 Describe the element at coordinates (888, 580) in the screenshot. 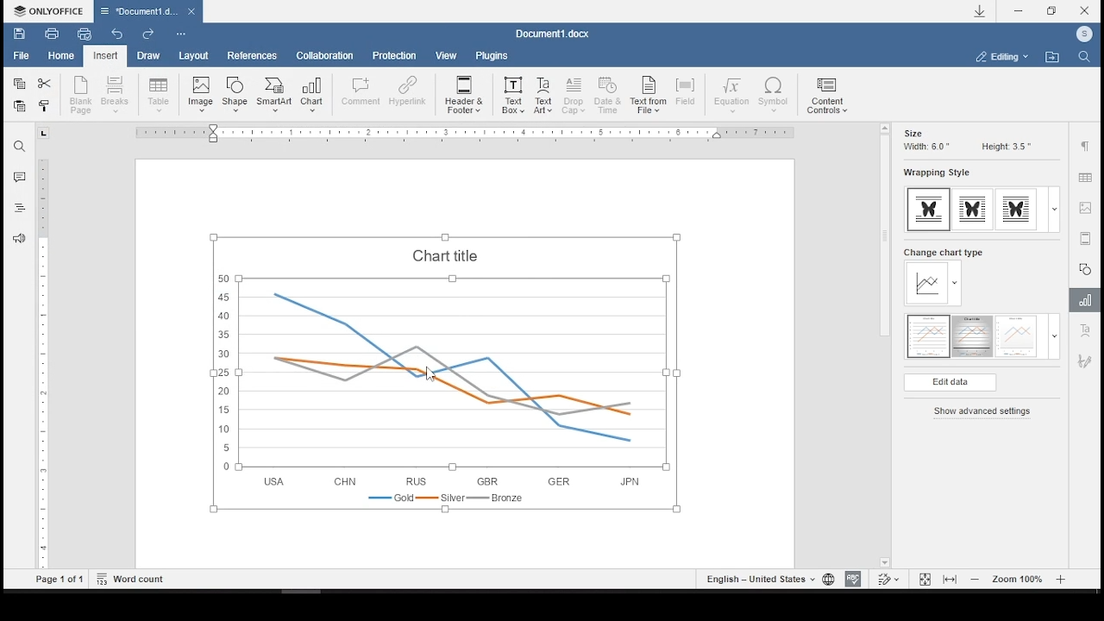

I see `track changes` at that location.